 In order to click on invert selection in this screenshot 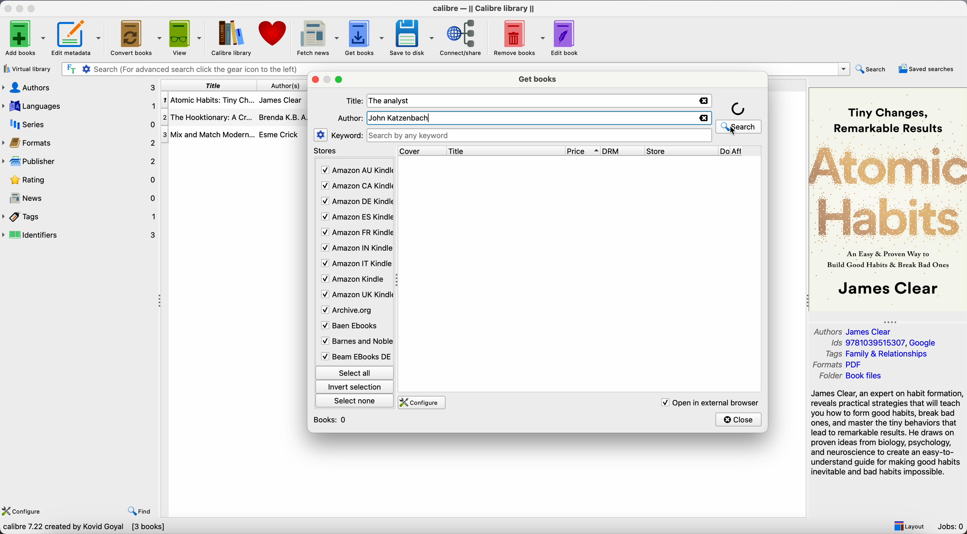, I will do `click(355, 388)`.